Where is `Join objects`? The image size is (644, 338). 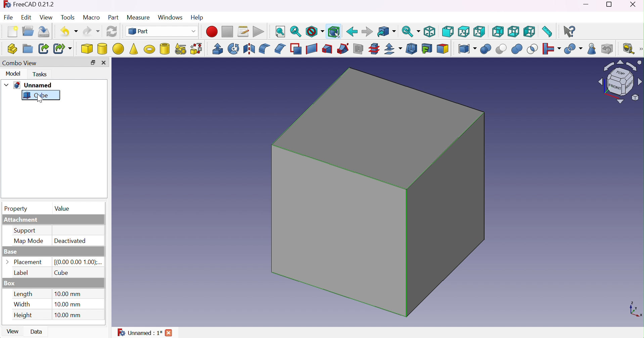 Join objects is located at coordinates (552, 49).